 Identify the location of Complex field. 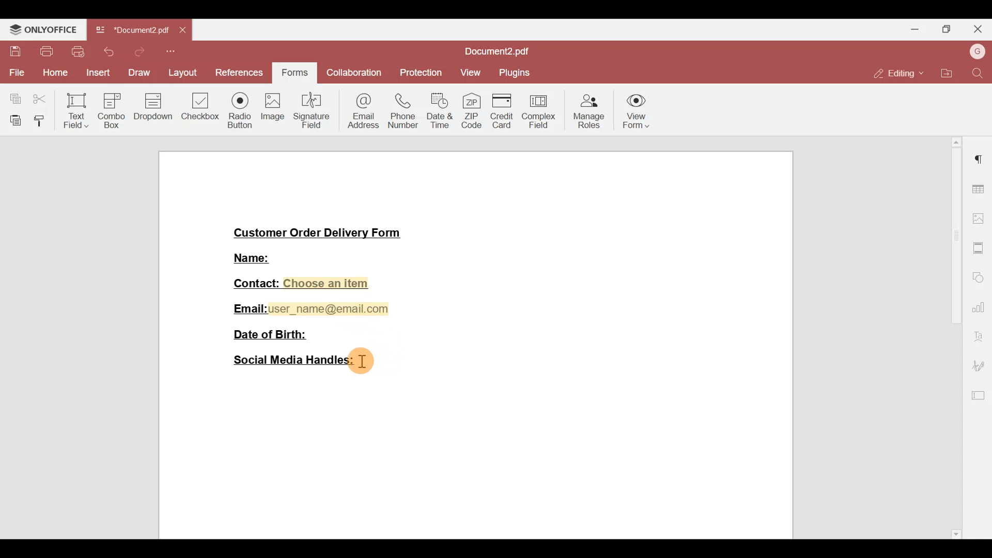
(541, 109).